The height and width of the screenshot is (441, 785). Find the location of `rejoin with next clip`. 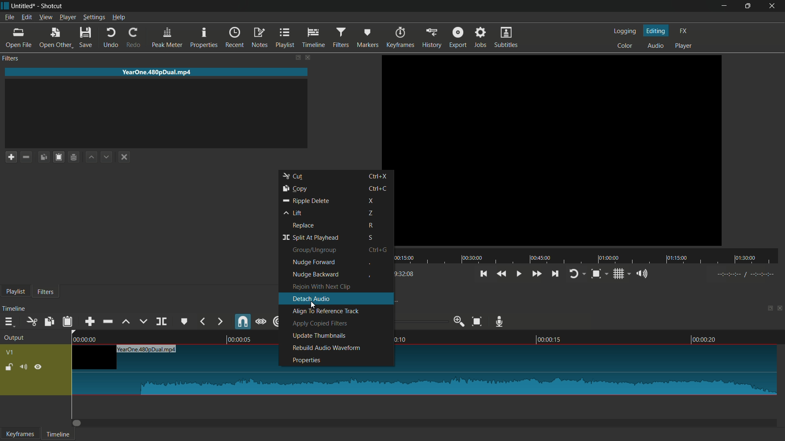

rejoin with next clip is located at coordinates (320, 287).